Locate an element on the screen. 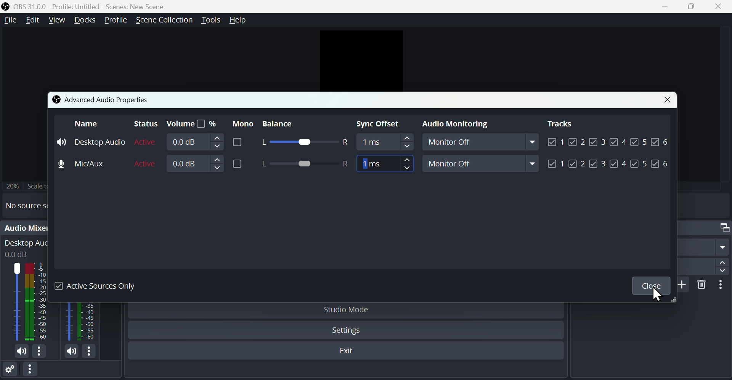 Image resolution: width=732 pixels, height=380 pixels. (un)check Track 5 is located at coordinates (640, 141).